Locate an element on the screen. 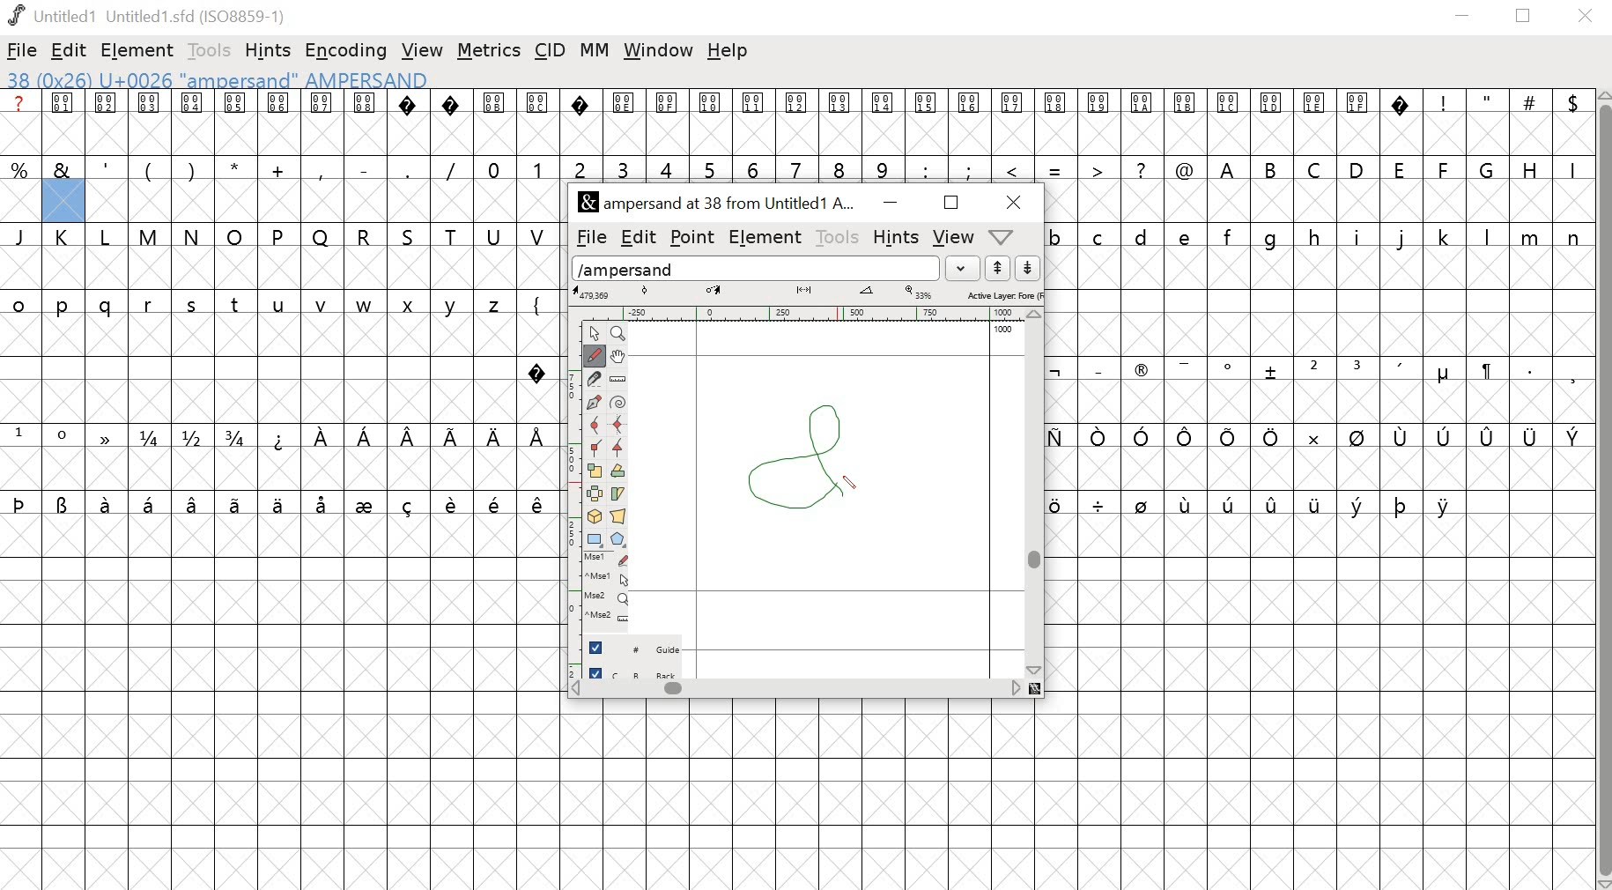 The width and height of the screenshot is (1612, 890). scale the selection is located at coordinates (595, 471).